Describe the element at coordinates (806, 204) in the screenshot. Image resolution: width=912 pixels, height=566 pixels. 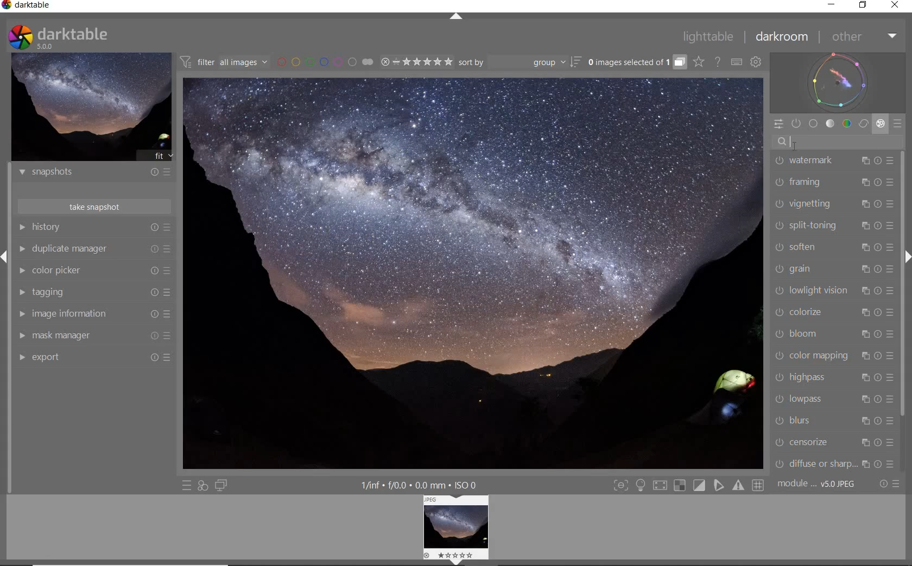
I see `VIGNETTING` at that location.